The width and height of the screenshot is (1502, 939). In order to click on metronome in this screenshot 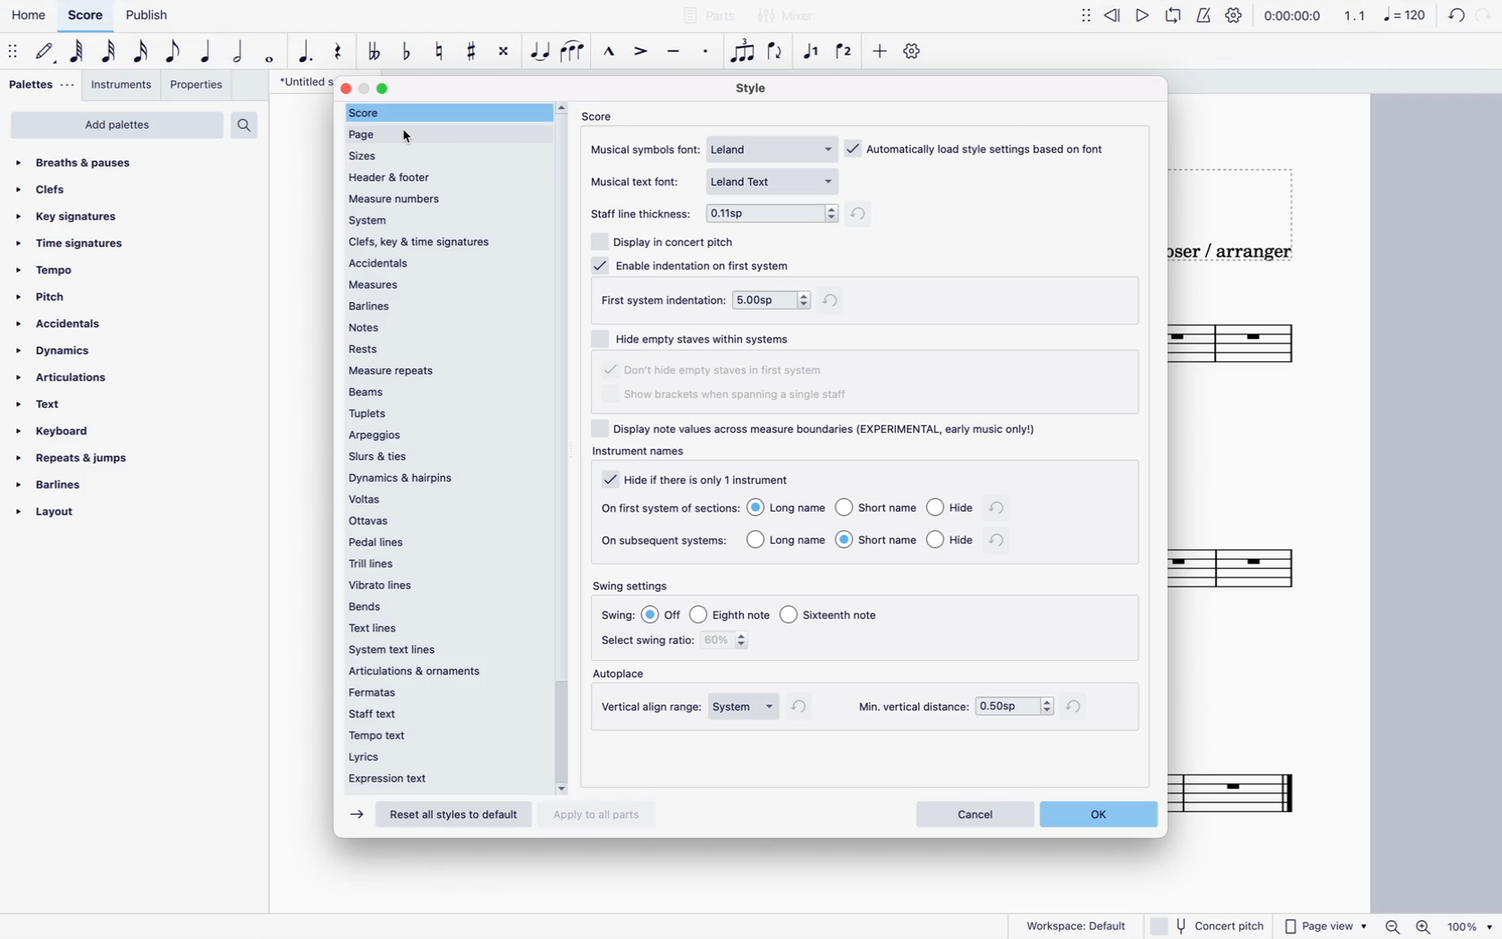, I will do `click(1205, 18)`.